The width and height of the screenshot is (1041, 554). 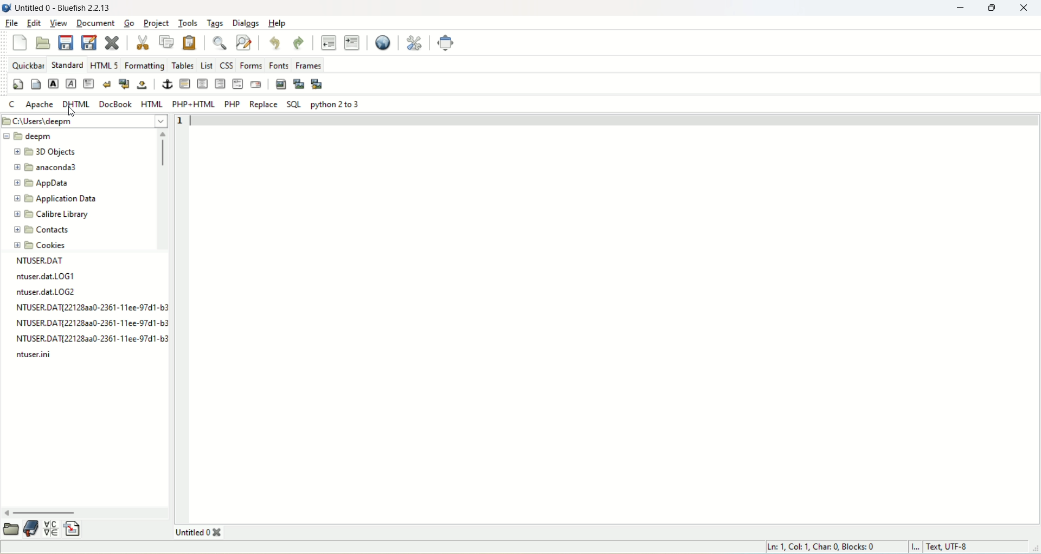 What do you see at coordinates (42, 184) in the screenshot?
I see `appdata` at bounding box center [42, 184].